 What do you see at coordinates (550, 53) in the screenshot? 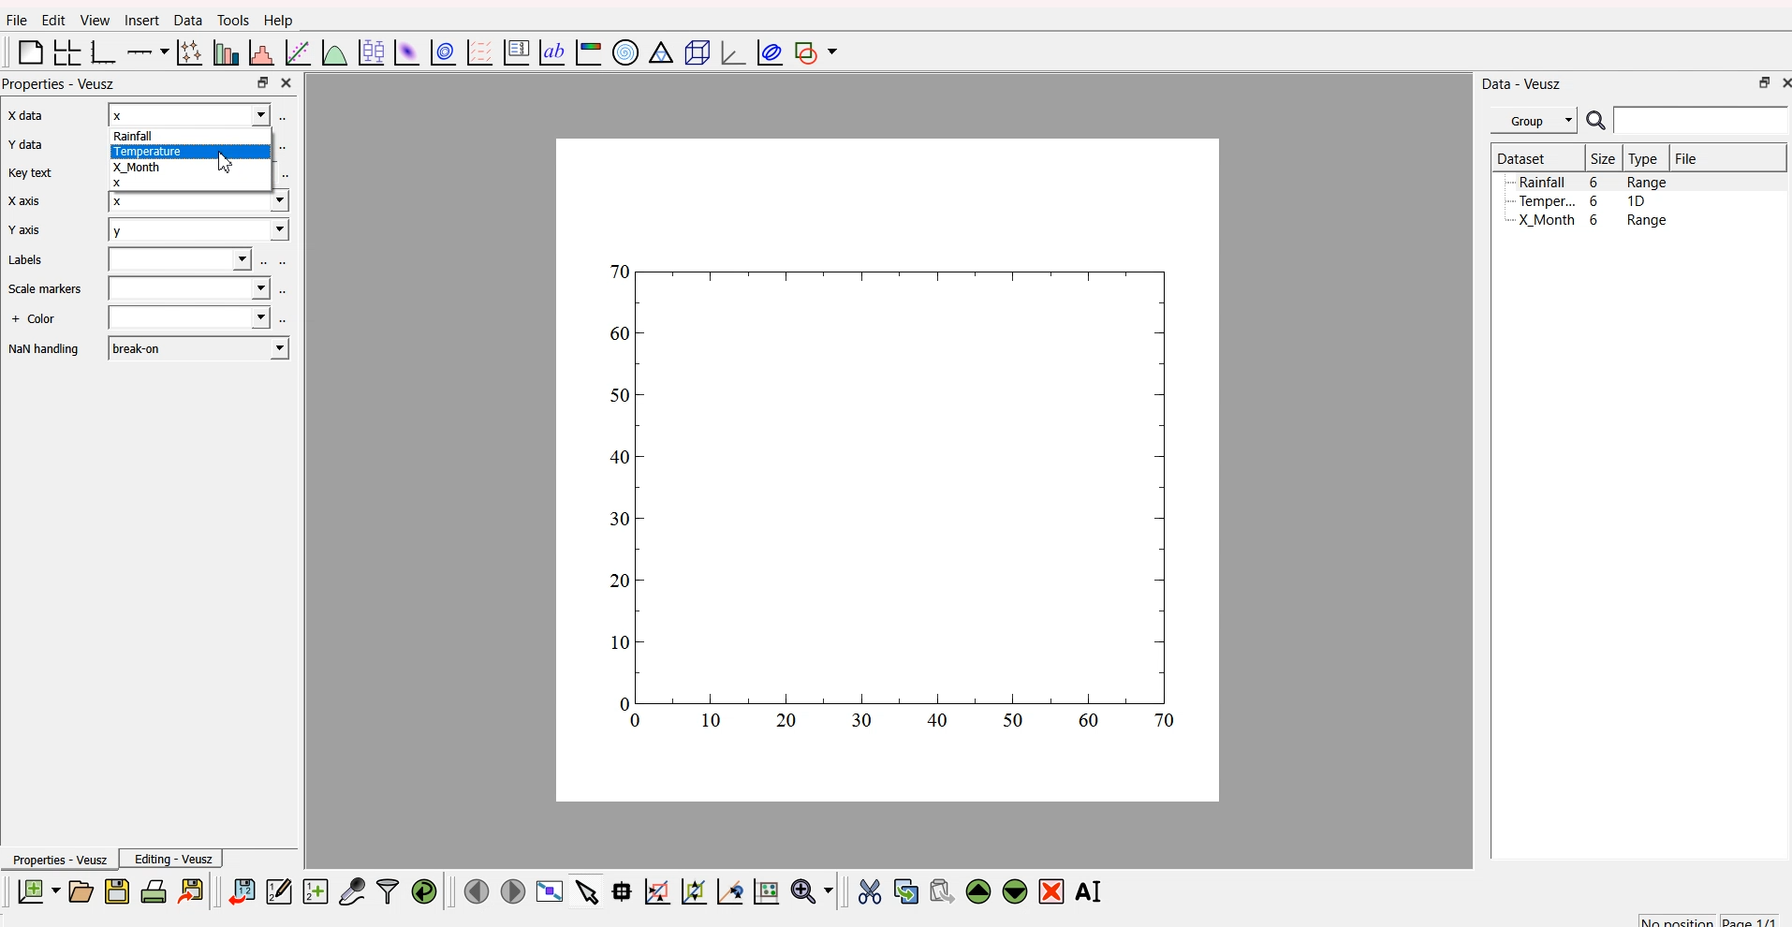
I see `text label` at bounding box center [550, 53].